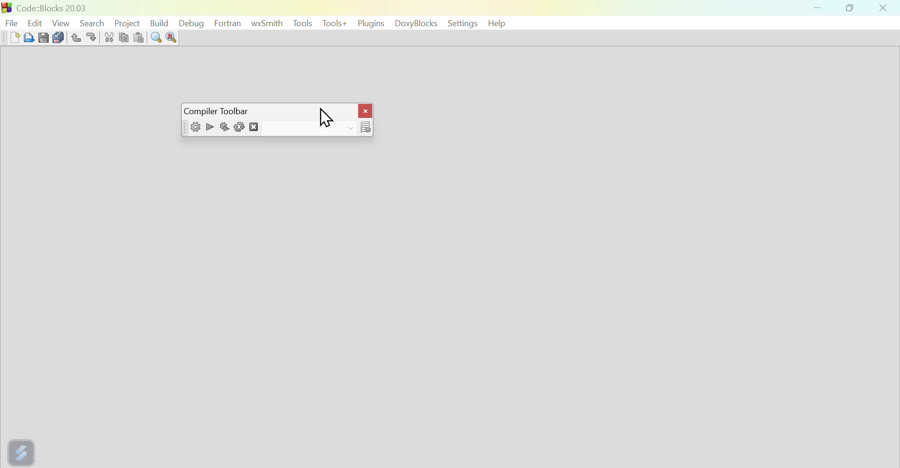  I want to click on Delete, so click(256, 128).